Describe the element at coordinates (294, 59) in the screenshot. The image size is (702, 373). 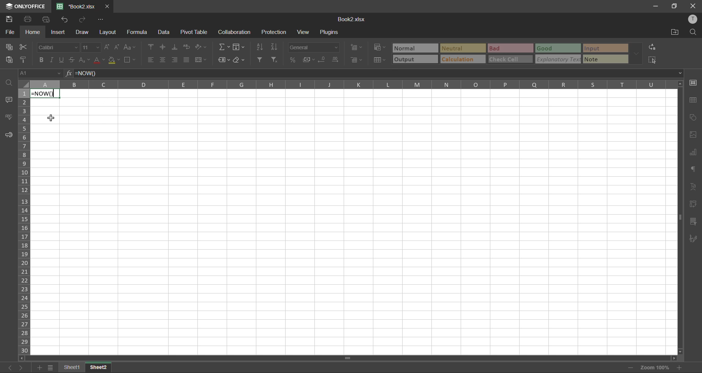
I see `percent` at that location.